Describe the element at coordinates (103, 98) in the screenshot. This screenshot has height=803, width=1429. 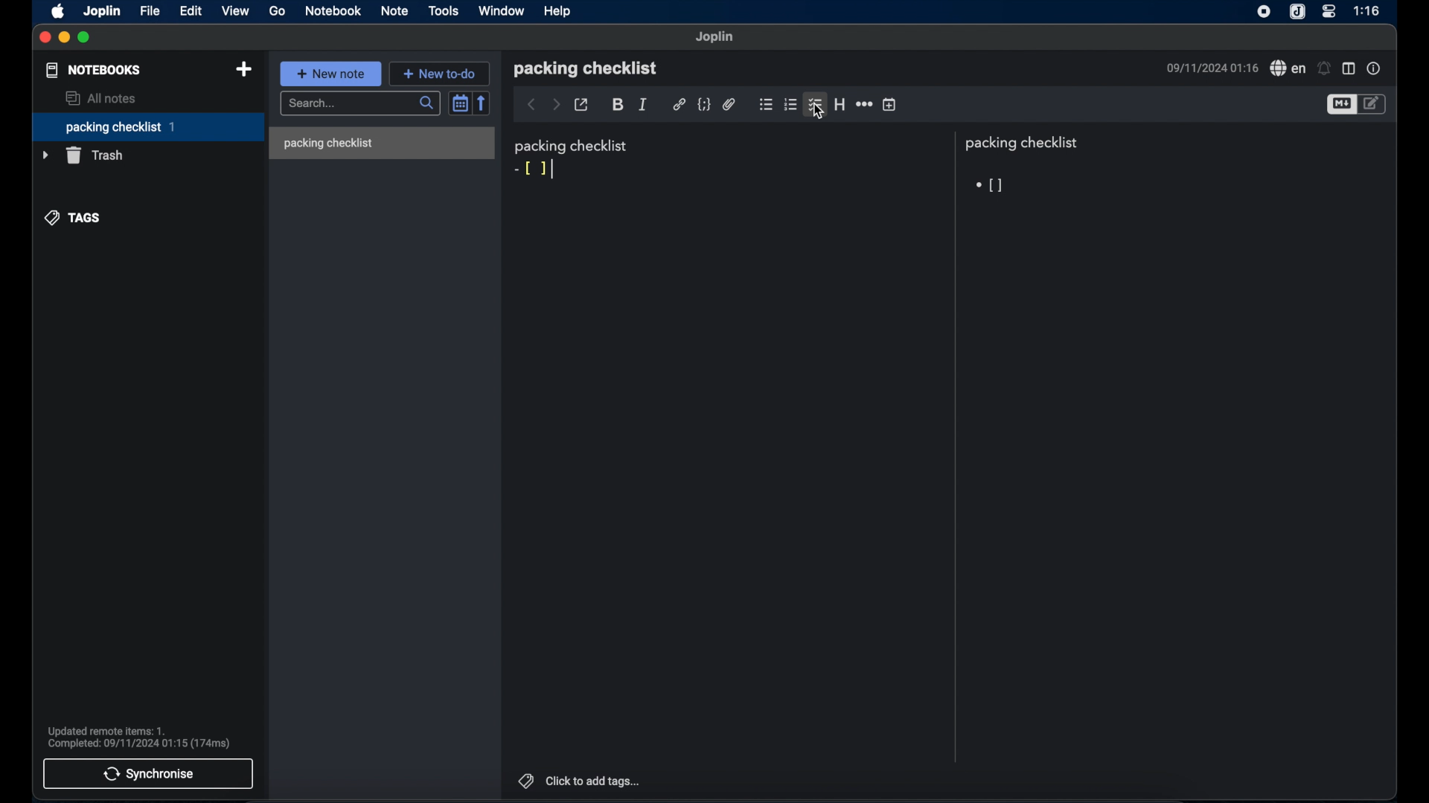
I see `all notes` at that location.